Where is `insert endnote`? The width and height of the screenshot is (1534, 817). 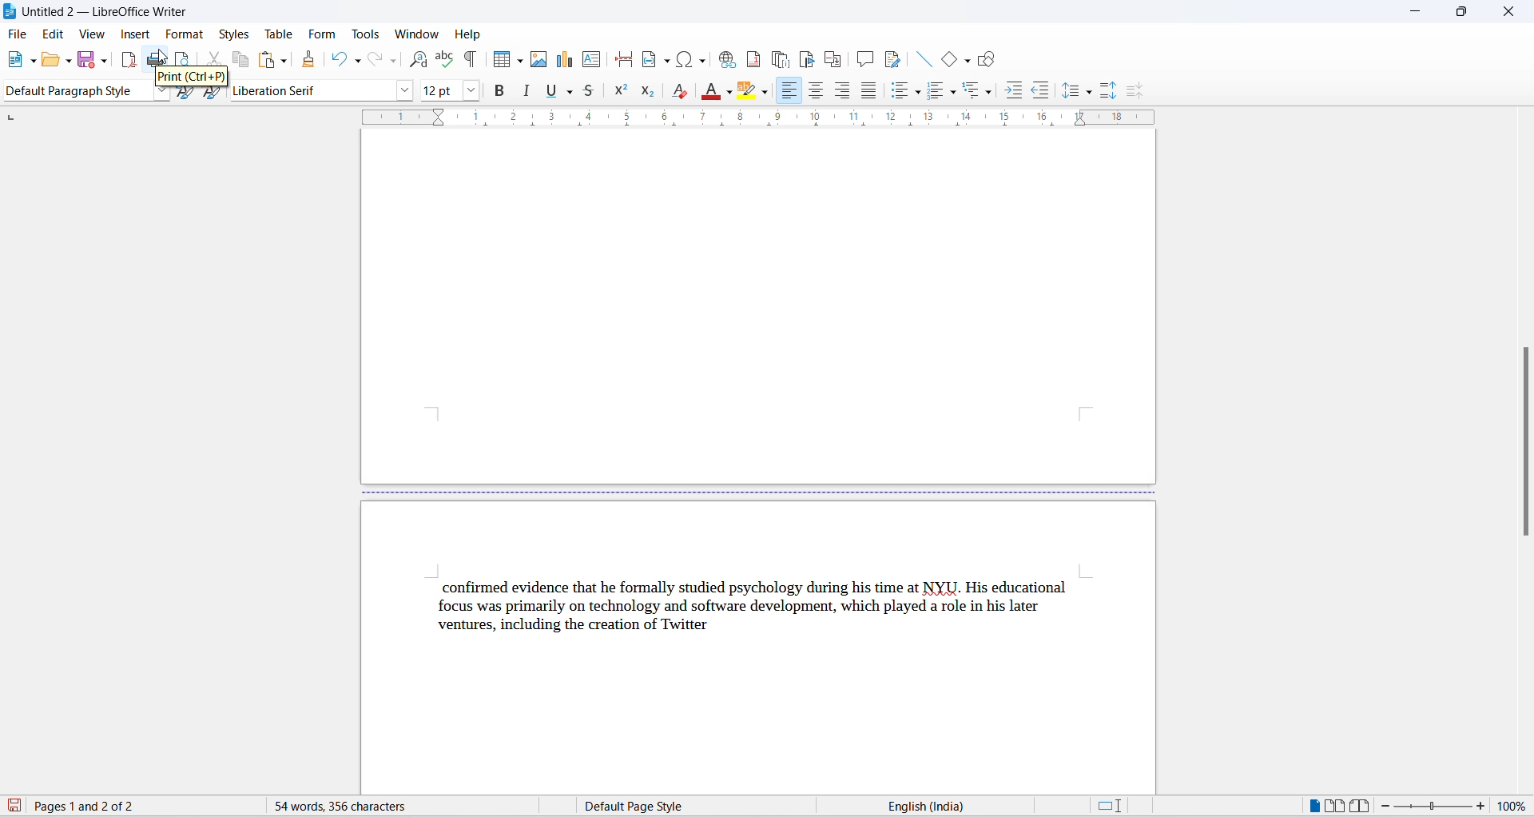
insert endnote is located at coordinates (778, 59).